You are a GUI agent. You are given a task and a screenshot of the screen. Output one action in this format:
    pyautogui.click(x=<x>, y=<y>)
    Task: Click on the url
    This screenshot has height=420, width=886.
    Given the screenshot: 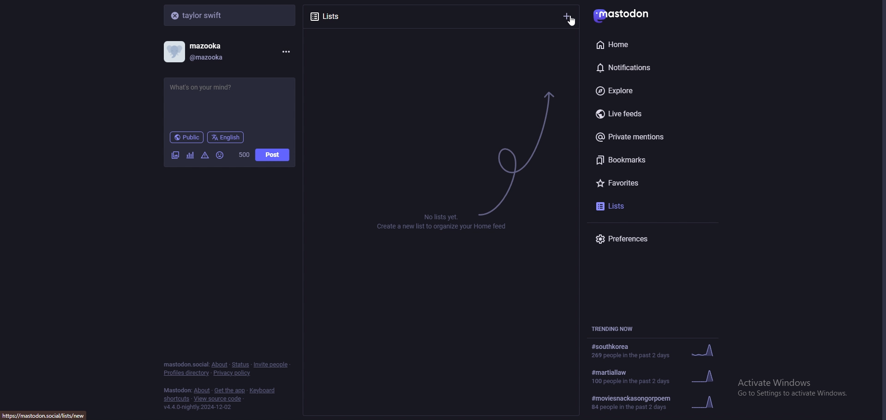 What is the action you would take?
    pyautogui.click(x=51, y=414)
    